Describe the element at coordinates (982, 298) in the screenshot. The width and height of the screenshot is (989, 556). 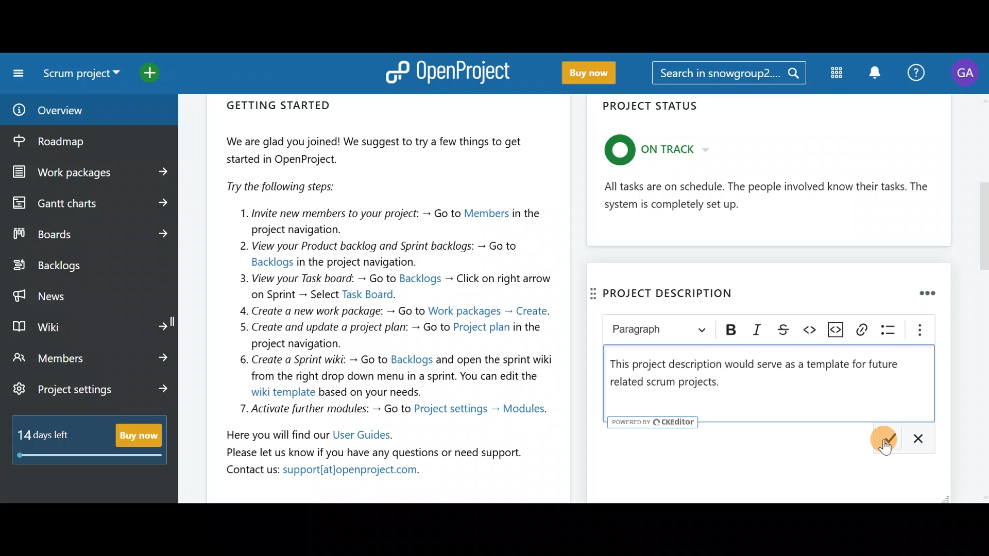
I see `scroll bar` at that location.